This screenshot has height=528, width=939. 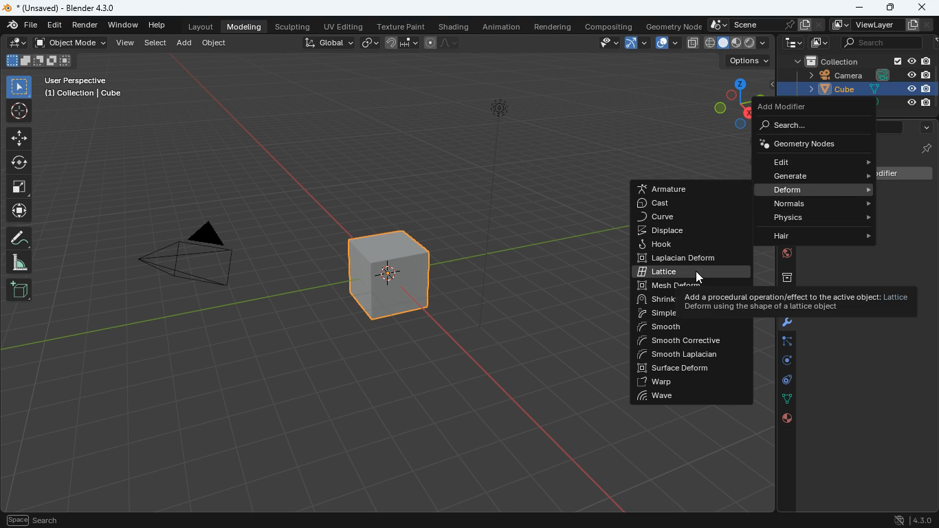 I want to click on arc, so click(x=636, y=45).